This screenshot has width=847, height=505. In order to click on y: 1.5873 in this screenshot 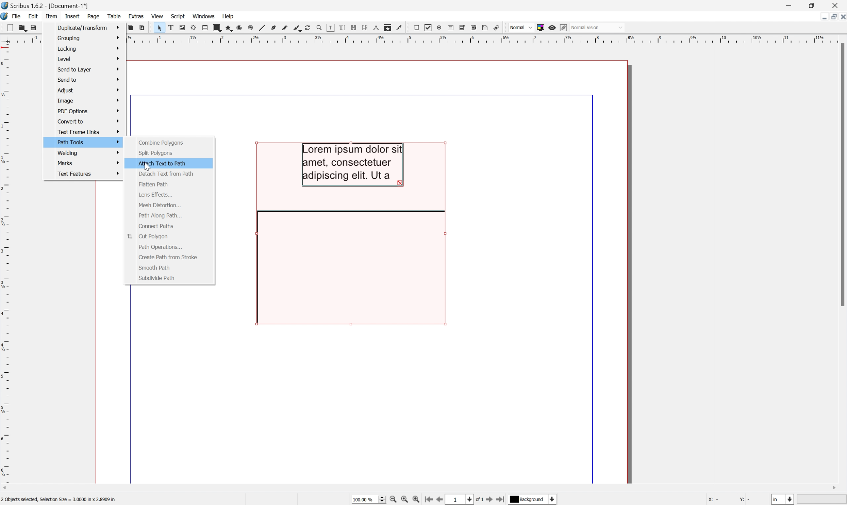, I will do `click(750, 500)`.